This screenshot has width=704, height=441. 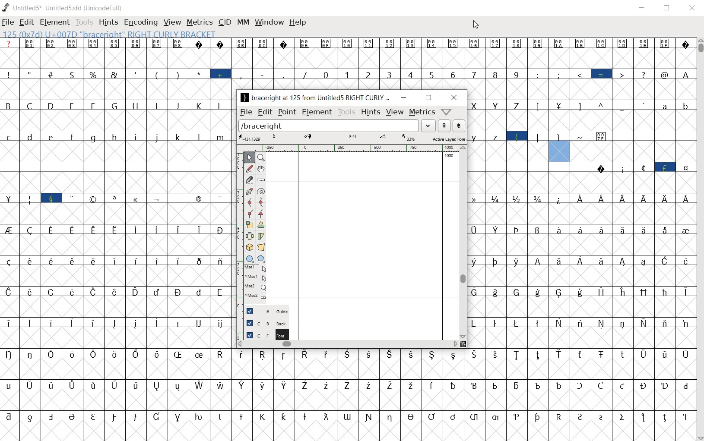 I want to click on glyph characters, so click(x=581, y=255).